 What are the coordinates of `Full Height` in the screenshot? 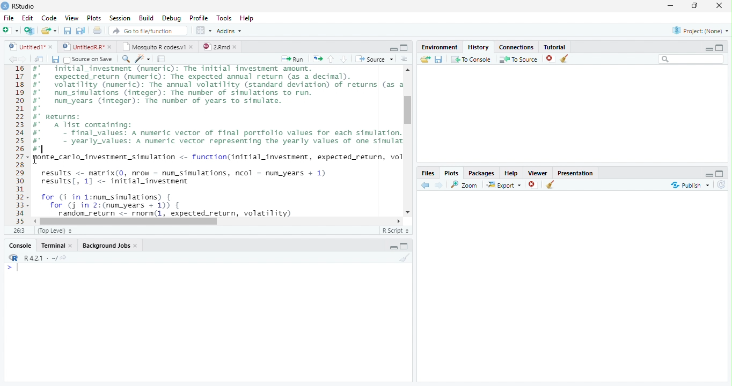 It's located at (405, 47).